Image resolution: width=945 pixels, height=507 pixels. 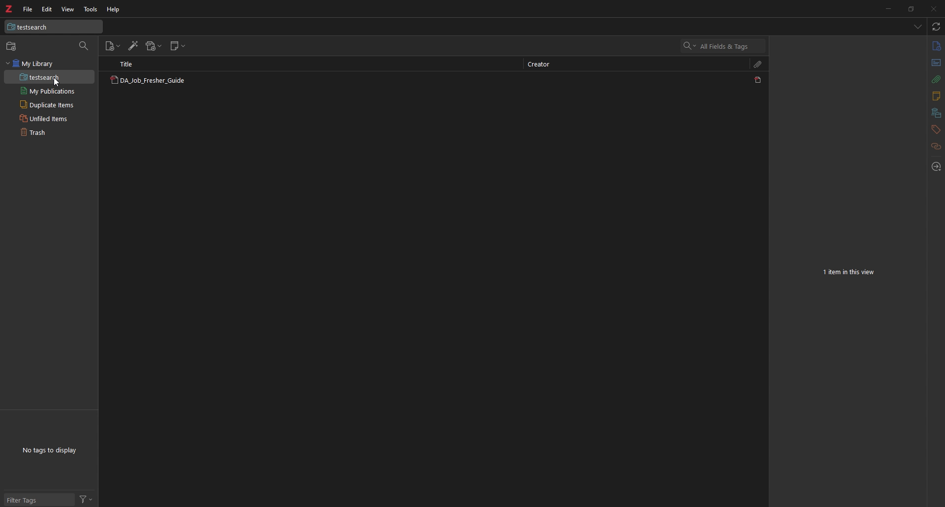 I want to click on edit, so click(x=47, y=9).